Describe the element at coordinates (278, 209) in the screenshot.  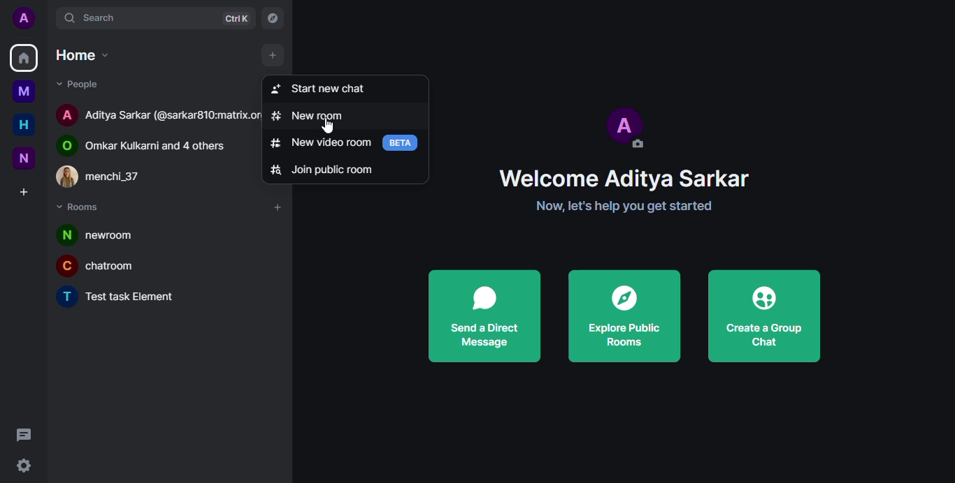
I see `add` at that location.